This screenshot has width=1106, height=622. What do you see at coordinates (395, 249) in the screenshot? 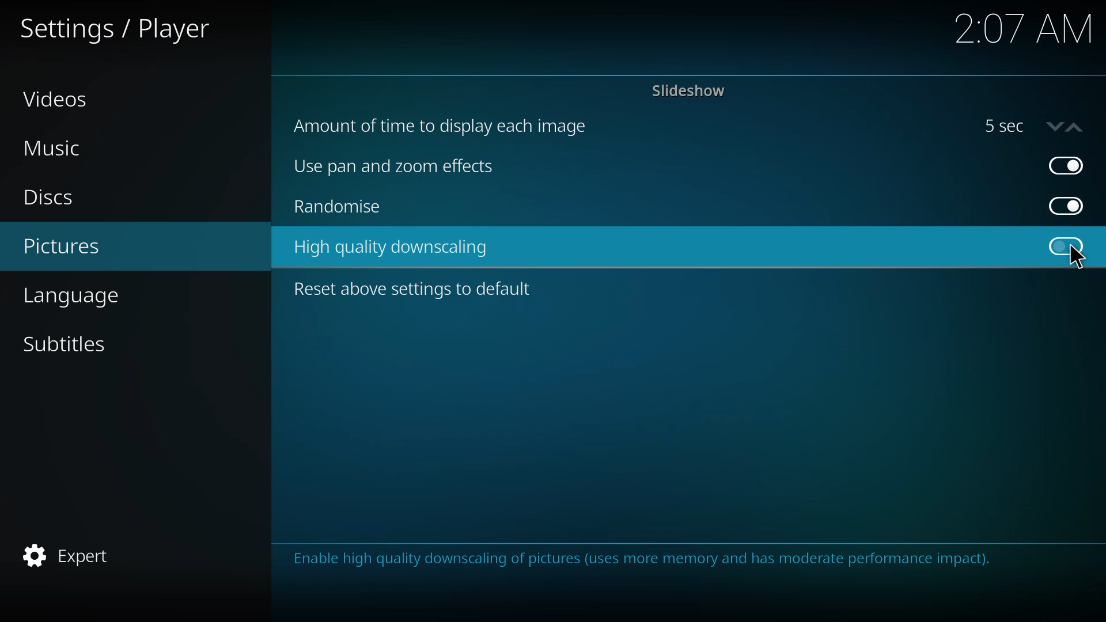
I see `high quality downscaling` at bounding box center [395, 249].